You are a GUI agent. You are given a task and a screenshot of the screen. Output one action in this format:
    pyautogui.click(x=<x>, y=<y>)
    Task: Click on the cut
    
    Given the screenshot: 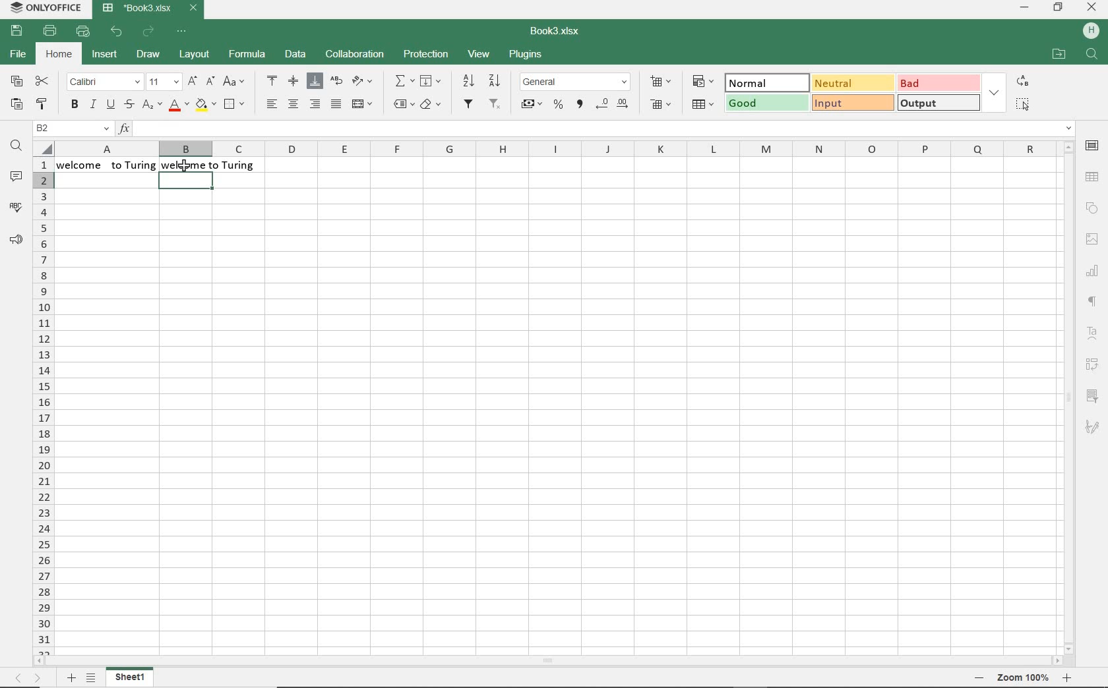 What is the action you would take?
    pyautogui.click(x=43, y=81)
    